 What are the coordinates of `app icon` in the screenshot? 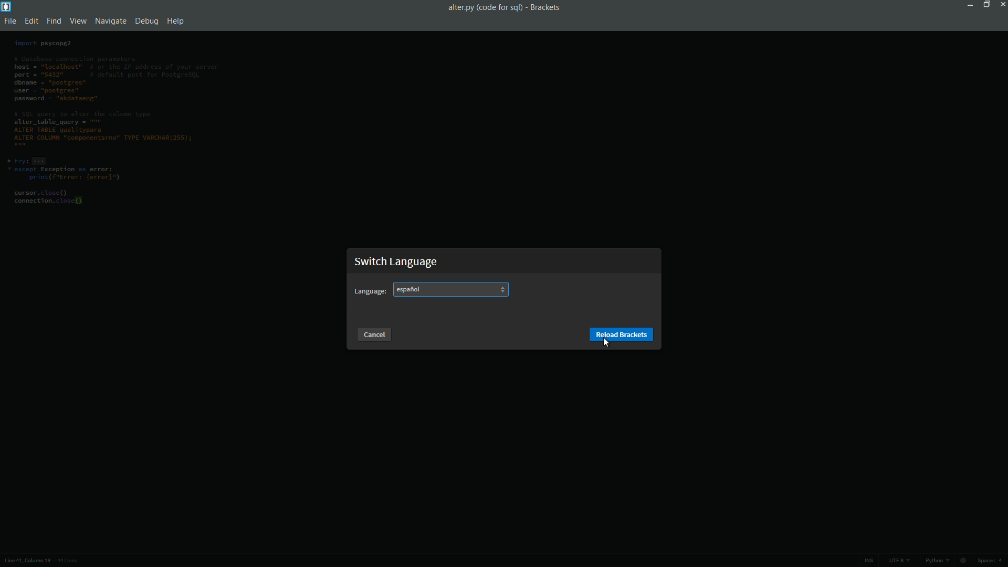 It's located at (6, 6).